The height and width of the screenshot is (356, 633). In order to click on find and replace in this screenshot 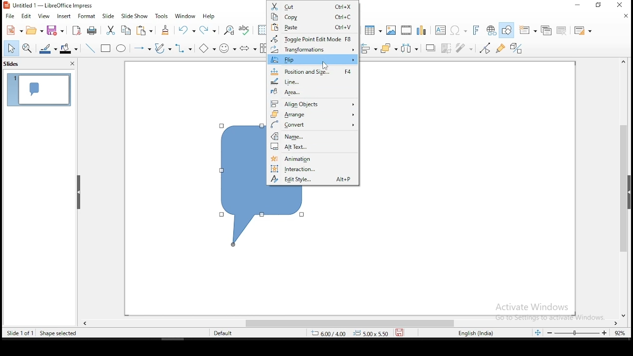, I will do `click(229, 30)`.